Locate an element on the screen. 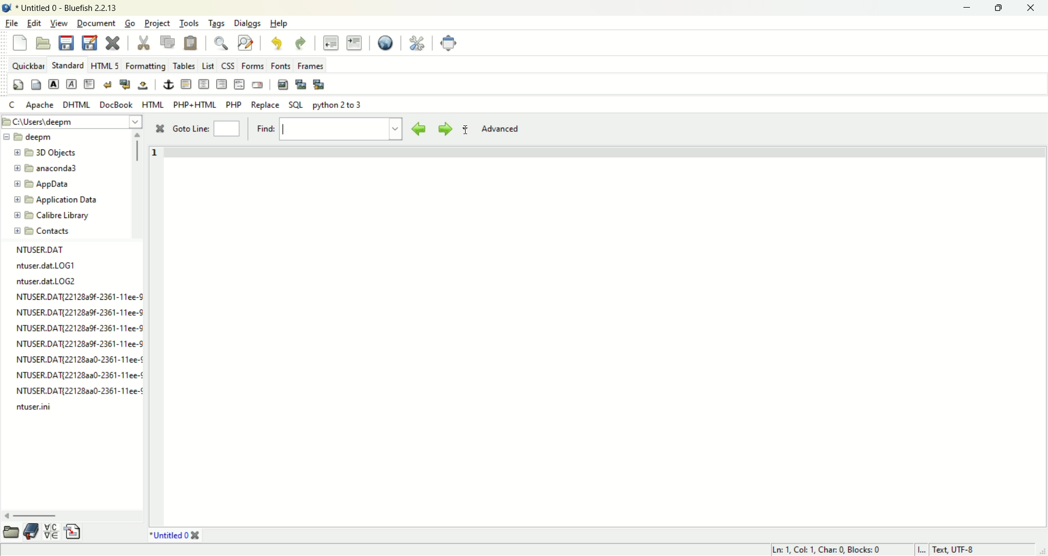 The image size is (1048, 556). python 2 to 3 is located at coordinates (337, 105).